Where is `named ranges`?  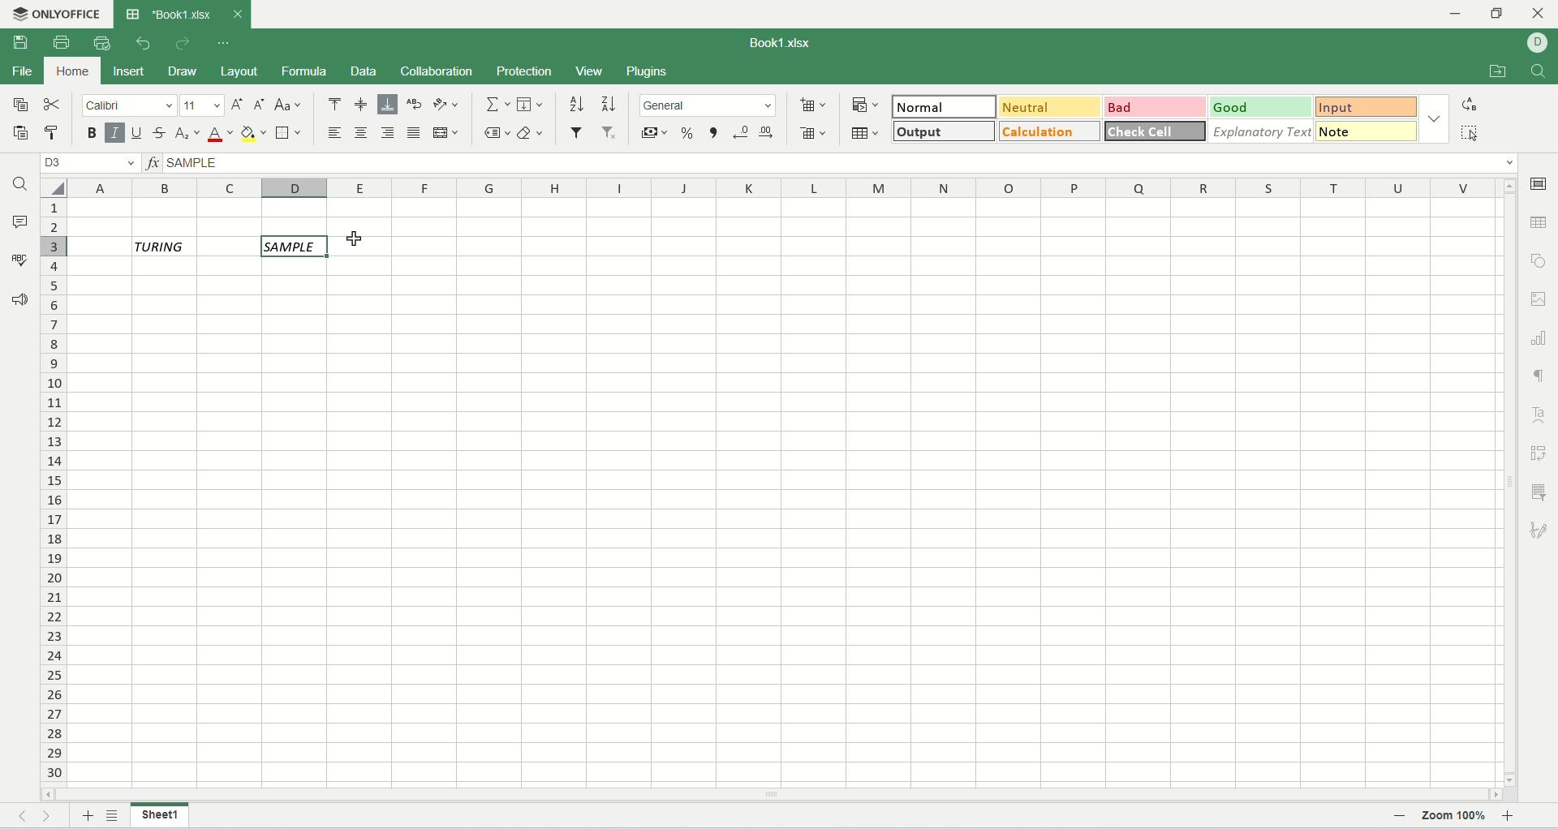
named ranges is located at coordinates (499, 133).